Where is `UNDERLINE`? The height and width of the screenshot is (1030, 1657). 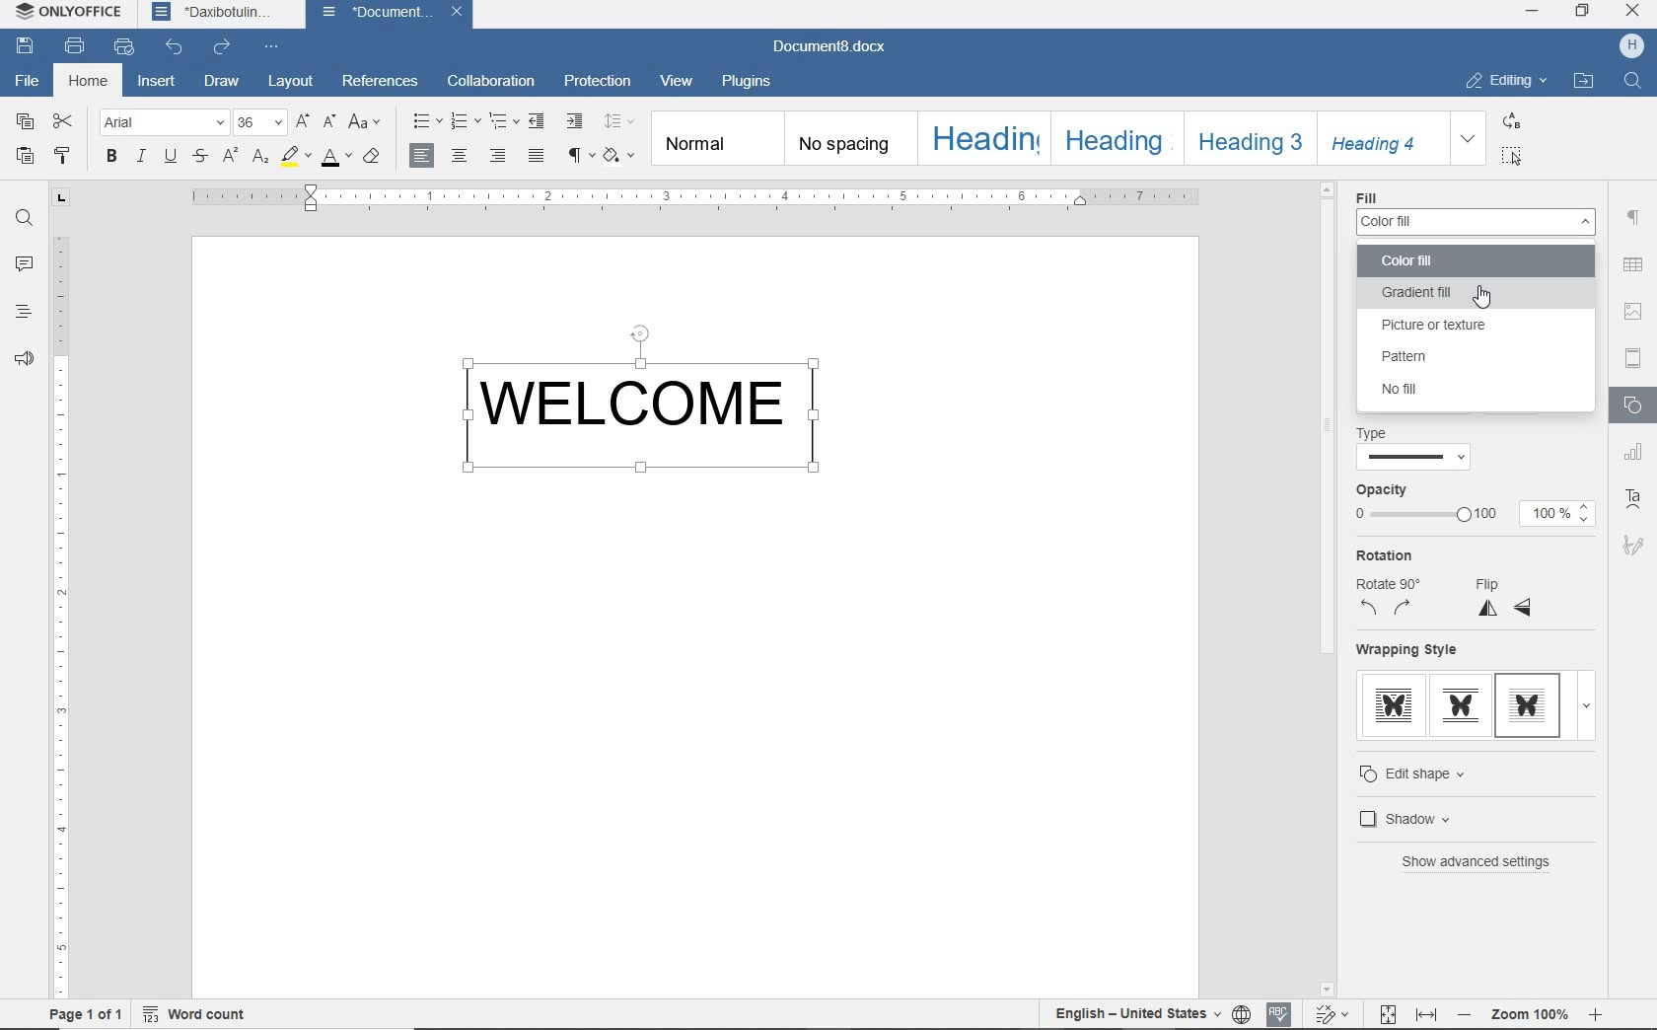 UNDERLINE is located at coordinates (173, 155).